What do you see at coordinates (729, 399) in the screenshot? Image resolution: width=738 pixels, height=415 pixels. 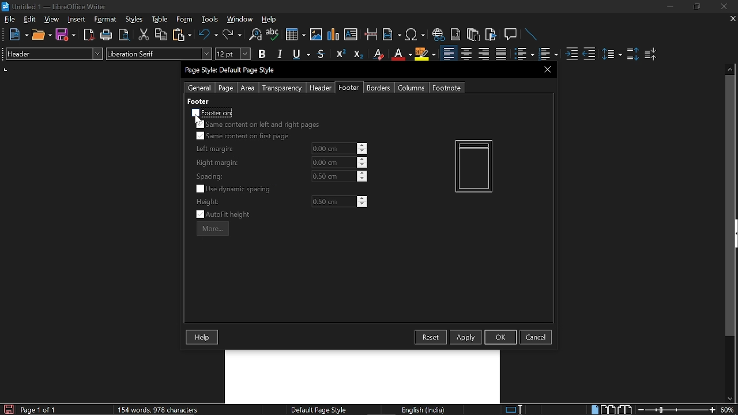 I see `Move down` at bounding box center [729, 399].